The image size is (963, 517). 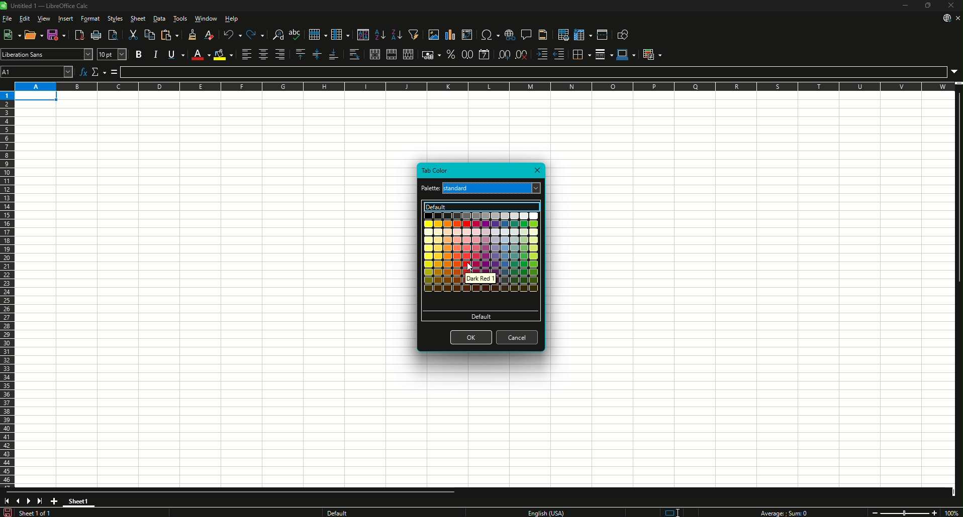 I want to click on Italic, so click(x=155, y=54).